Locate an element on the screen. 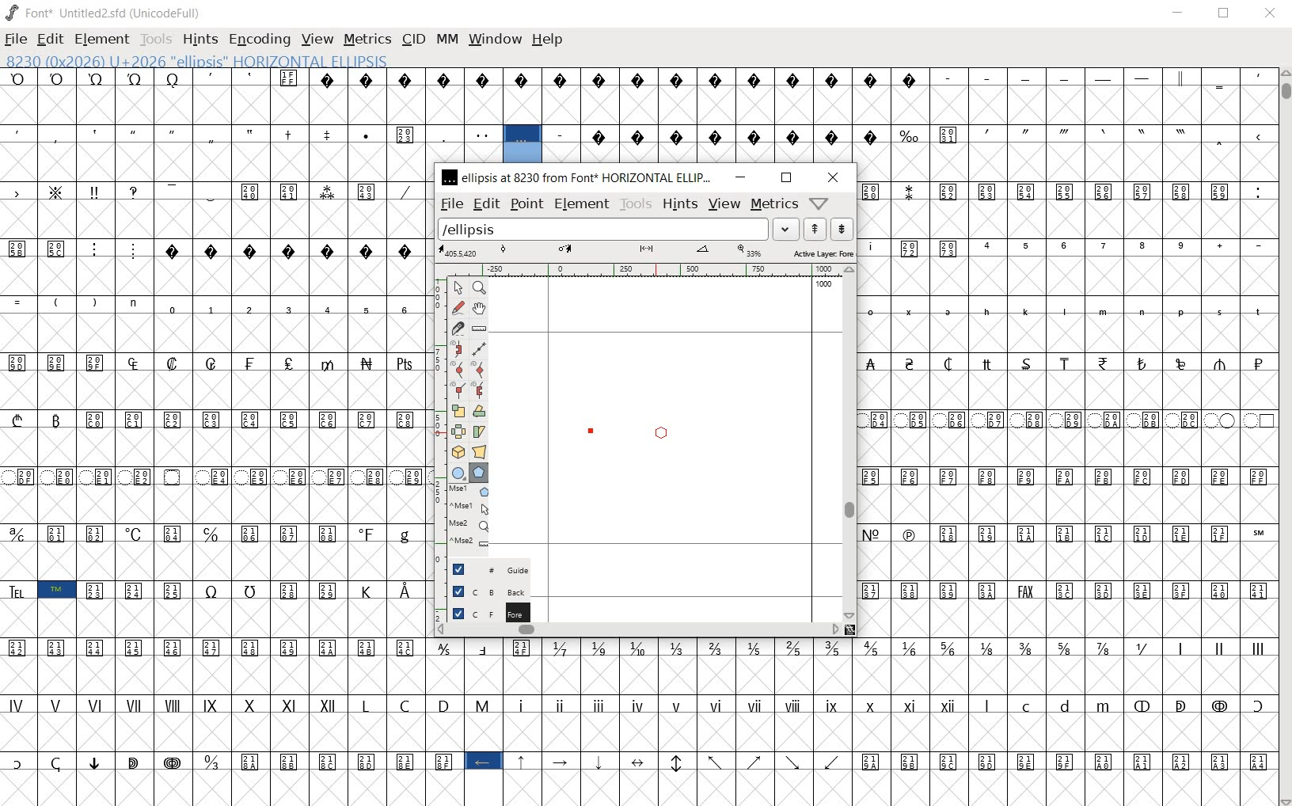 The height and width of the screenshot is (806, 1292). flip the selection is located at coordinates (459, 431).